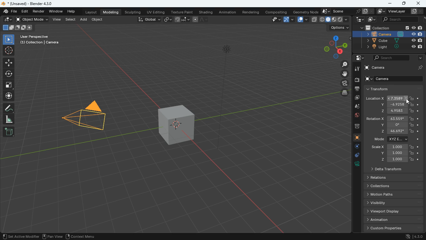 This screenshot has height=240, width=426. Describe the element at coordinates (370, 20) in the screenshot. I see `image` at that location.